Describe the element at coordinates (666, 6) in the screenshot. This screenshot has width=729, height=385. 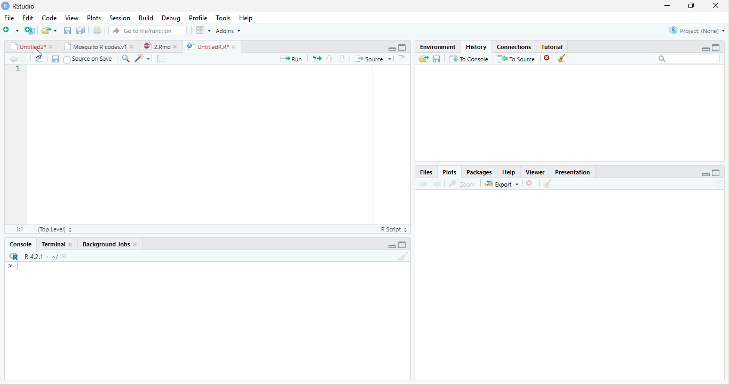
I see `minimize` at that location.